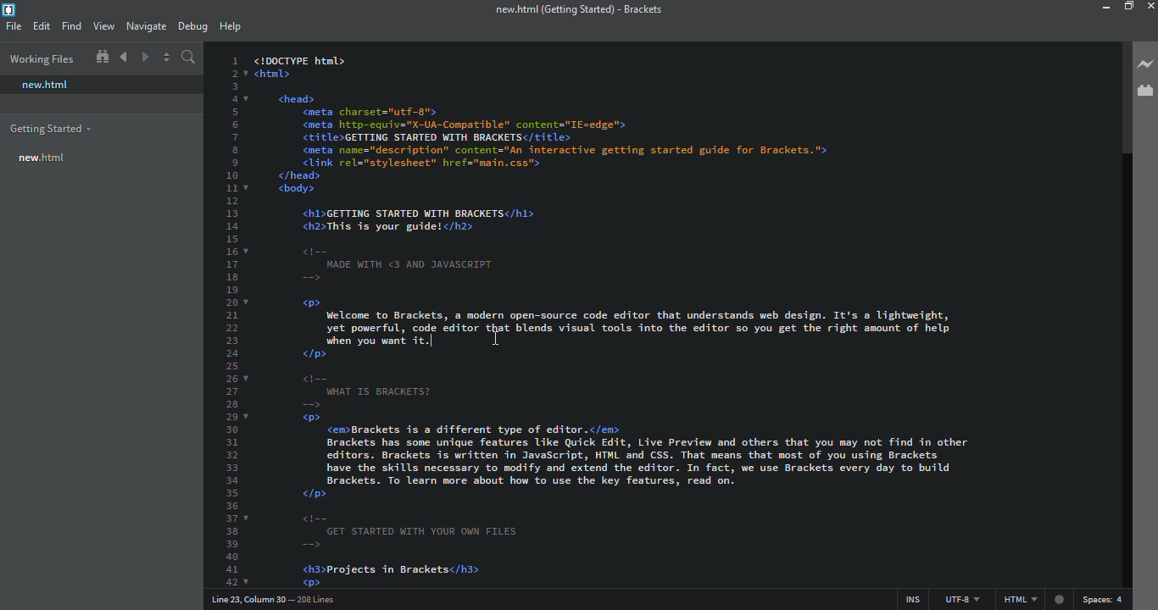 The height and width of the screenshot is (610, 1158). Describe the element at coordinates (54, 129) in the screenshot. I see `getting started` at that location.